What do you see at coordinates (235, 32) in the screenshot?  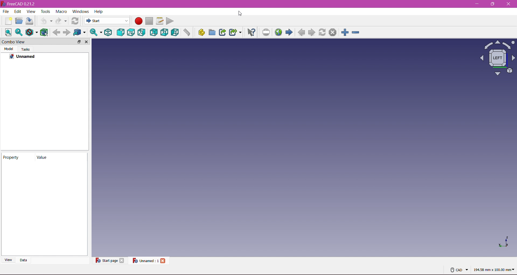 I see `Make Sub link` at bounding box center [235, 32].